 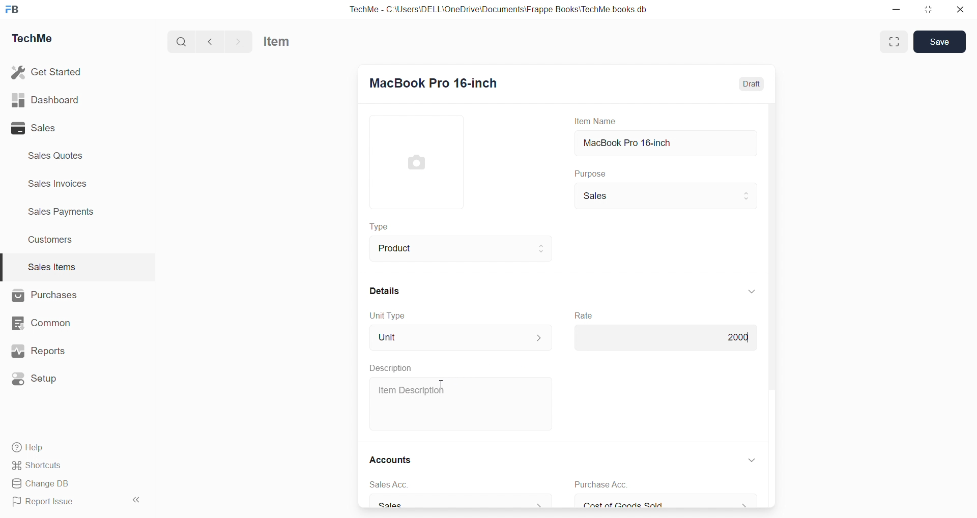 What do you see at coordinates (51, 241) in the screenshot?
I see `Customers` at bounding box center [51, 241].